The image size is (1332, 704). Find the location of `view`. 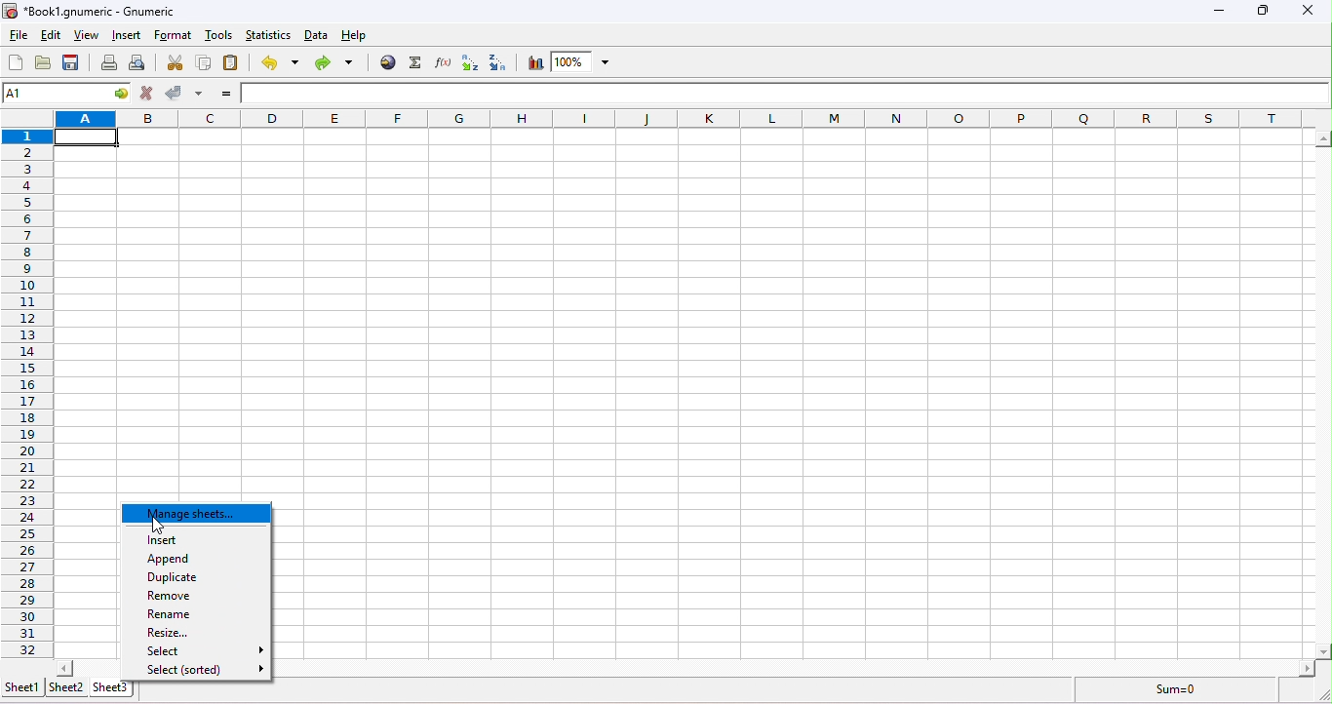

view is located at coordinates (85, 35).